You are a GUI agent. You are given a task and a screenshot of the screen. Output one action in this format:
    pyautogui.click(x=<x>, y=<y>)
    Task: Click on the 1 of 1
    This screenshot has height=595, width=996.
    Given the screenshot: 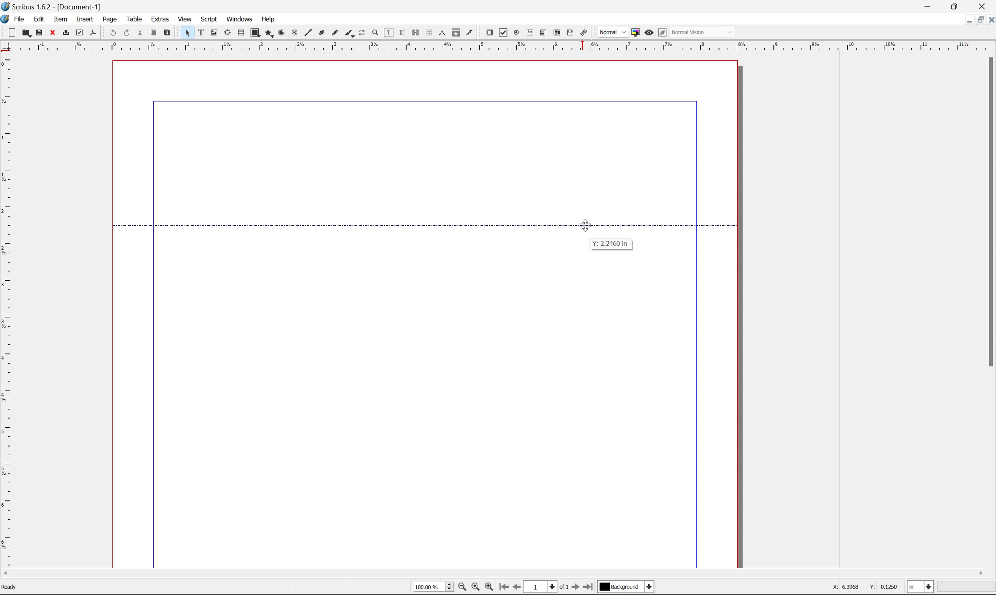 What is the action you would take?
    pyautogui.click(x=546, y=587)
    